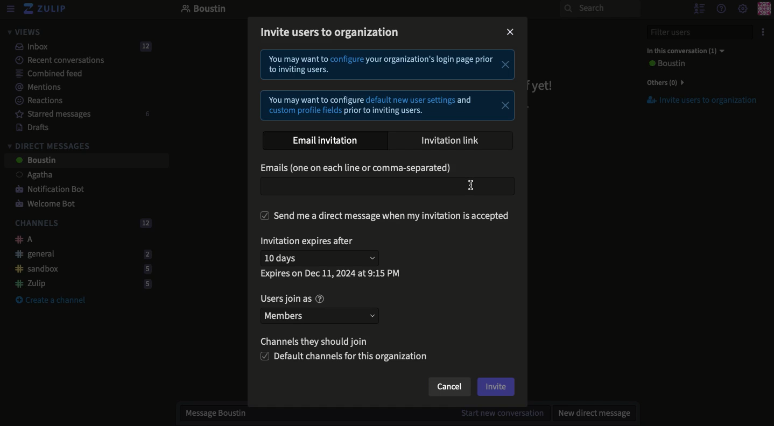  Describe the element at coordinates (743, 9) in the screenshot. I see `Settings` at that location.